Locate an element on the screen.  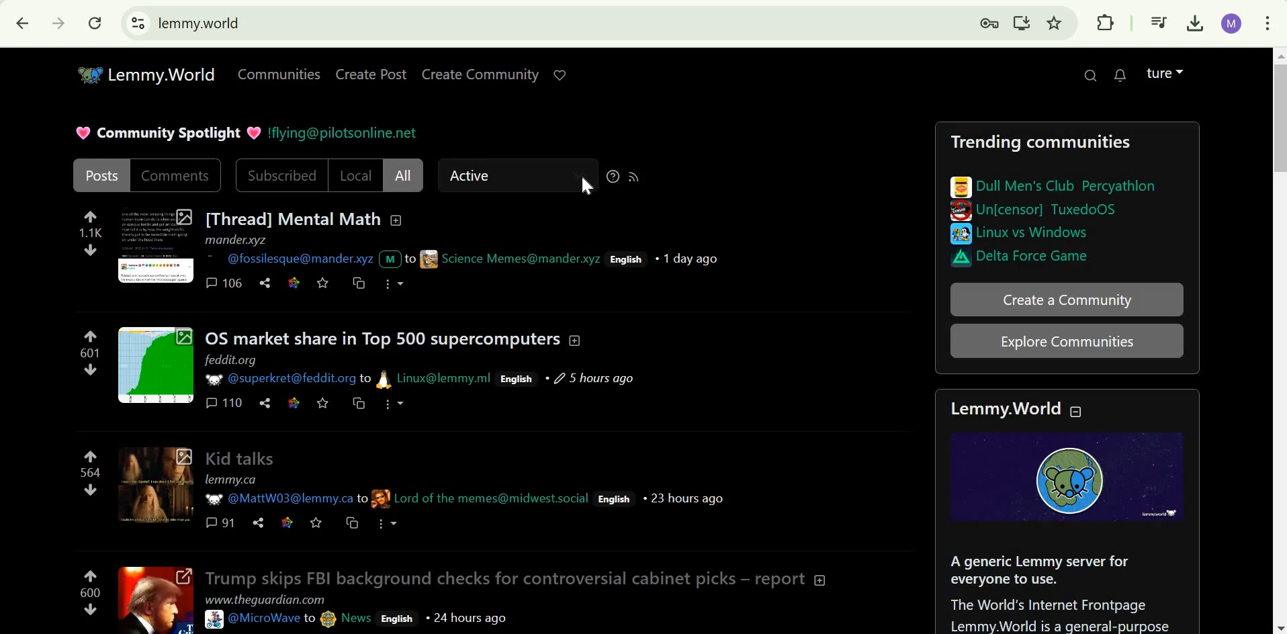
save is located at coordinates (323, 283).